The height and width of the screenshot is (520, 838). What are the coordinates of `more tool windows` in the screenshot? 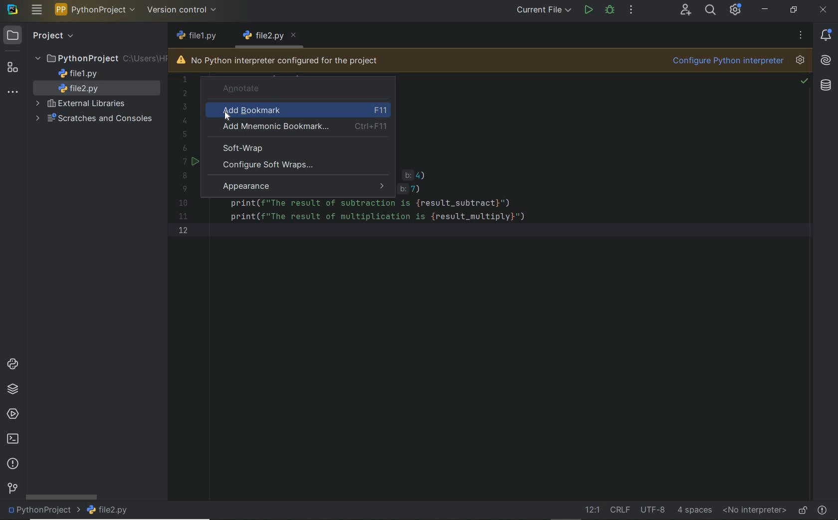 It's located at (13, 94).